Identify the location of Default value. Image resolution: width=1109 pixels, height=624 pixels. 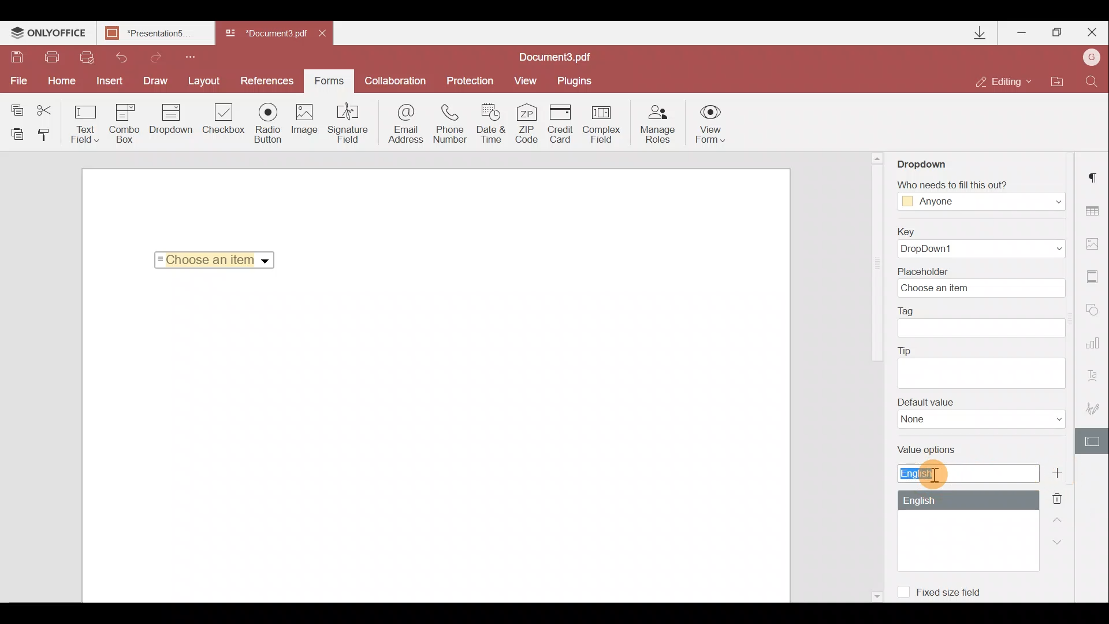
(981, 413).